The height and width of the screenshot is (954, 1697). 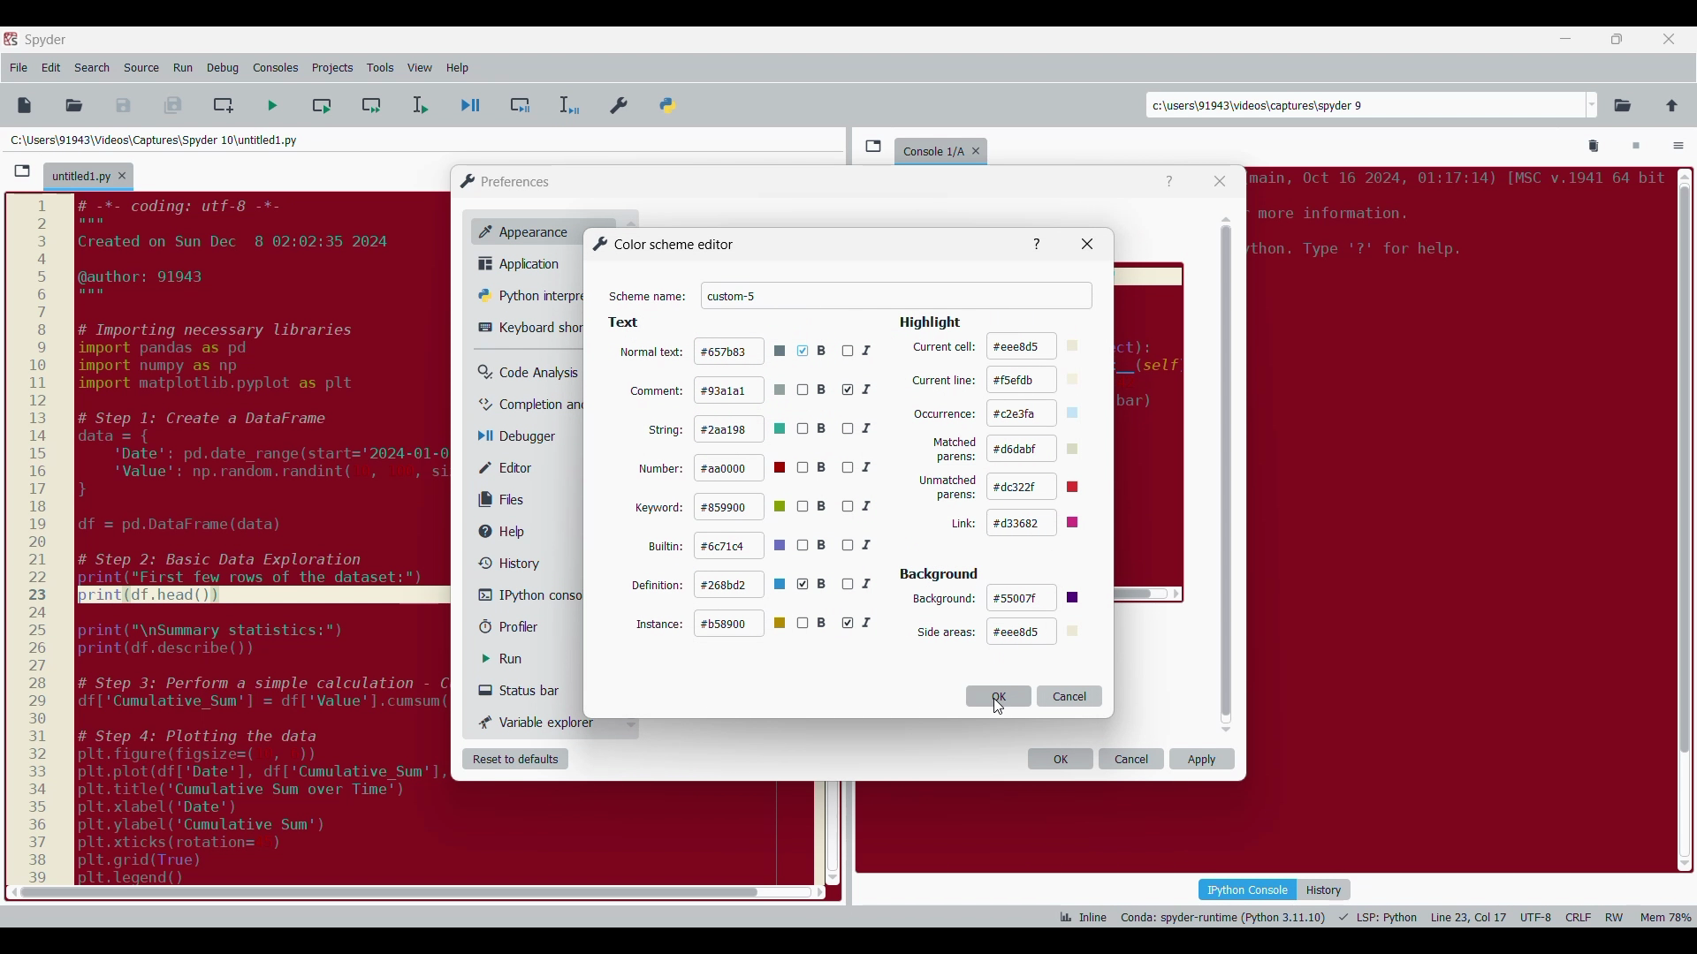 What do you see at coordinates (742, 586) in the screenshot?
I see `#268bd2` at bounding box center [742, 586].